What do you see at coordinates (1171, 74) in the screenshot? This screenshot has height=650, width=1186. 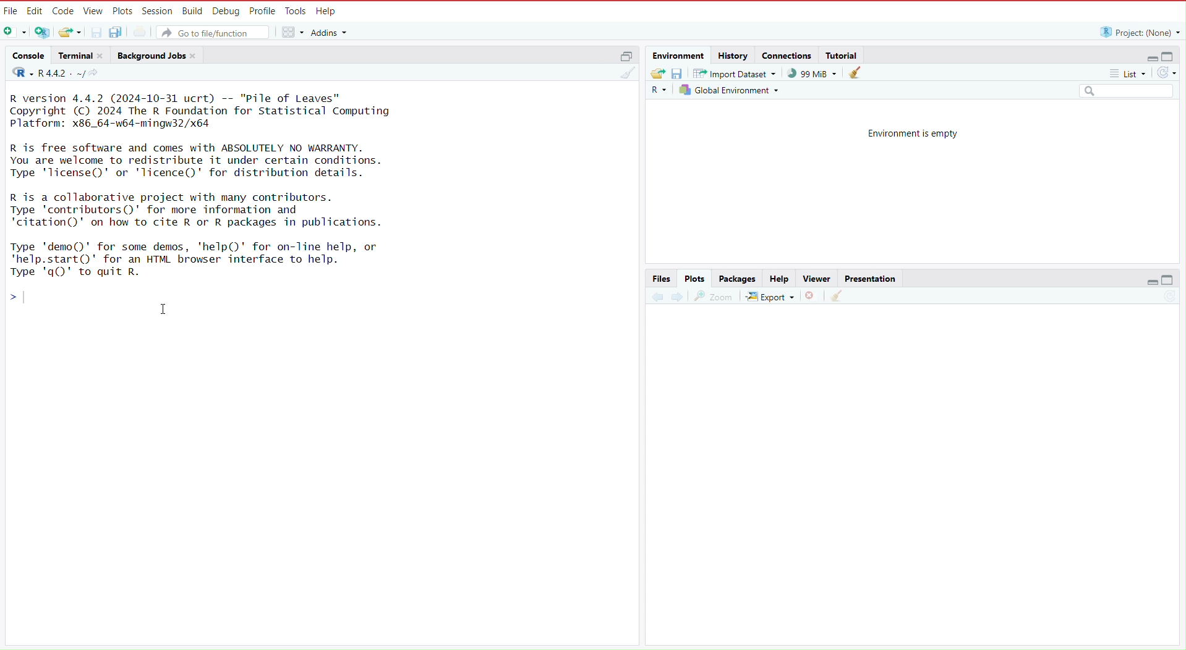 I see `refresh the list of objects in the environment` at bounding box center [1171, 74].